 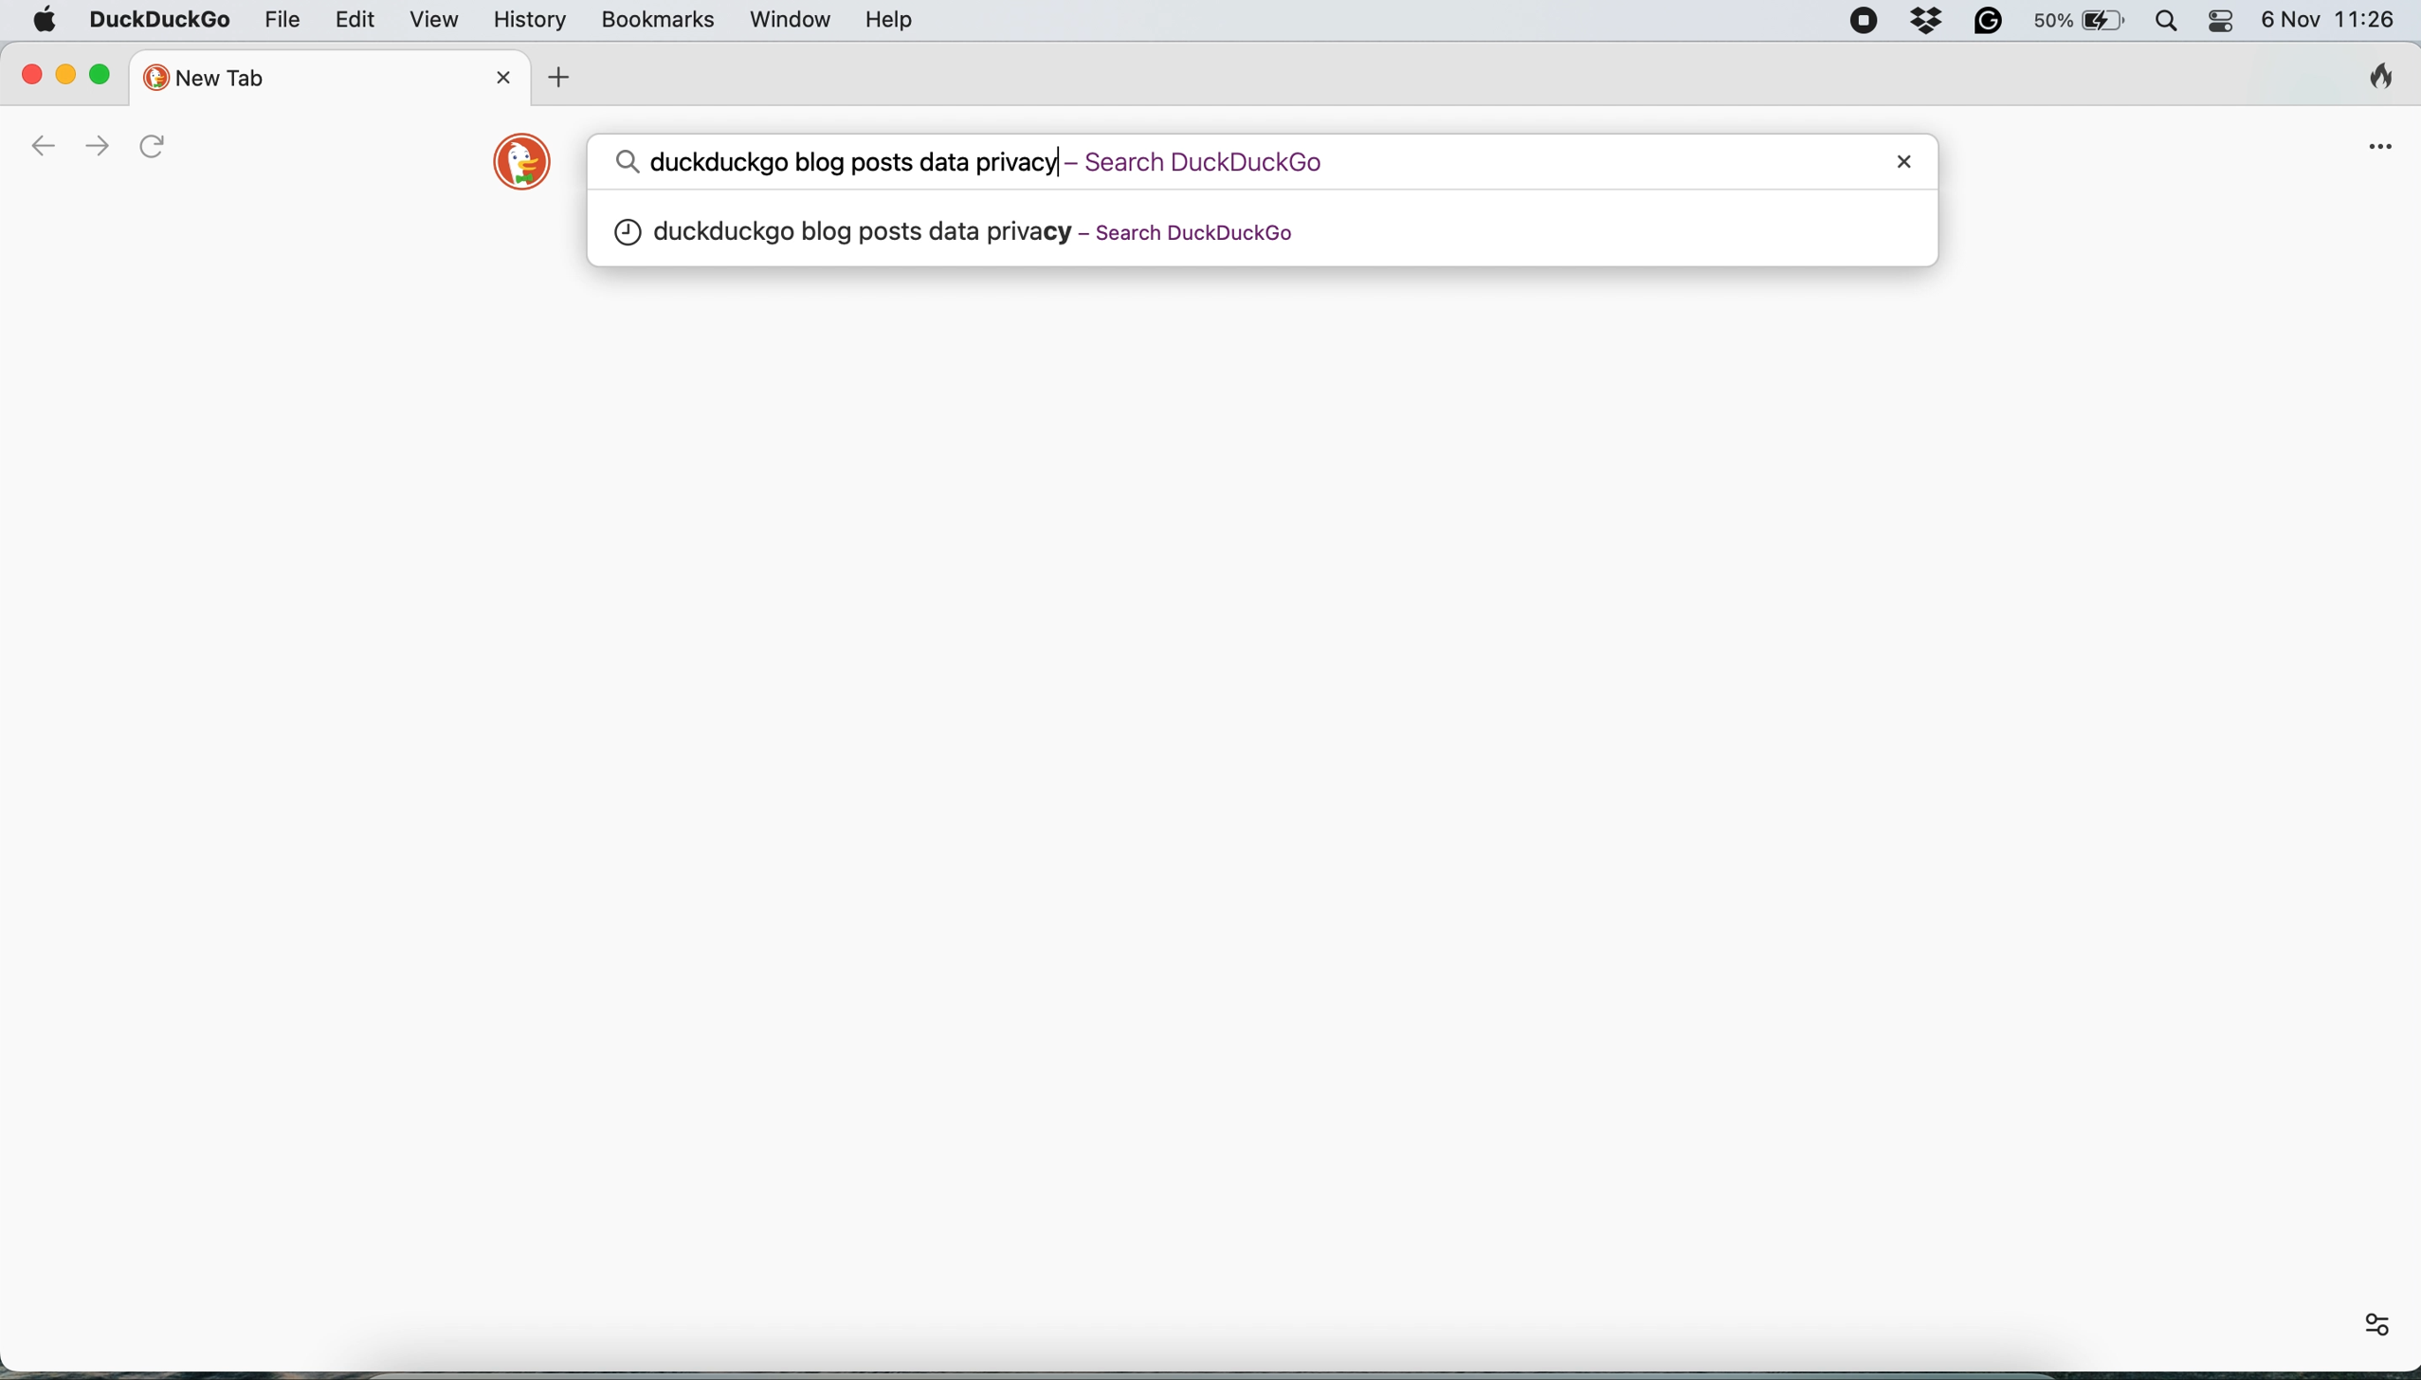 What do you see at coordinates (68, 78) in the screenshot?
I see `minimise` at bounding box center [68, 78].